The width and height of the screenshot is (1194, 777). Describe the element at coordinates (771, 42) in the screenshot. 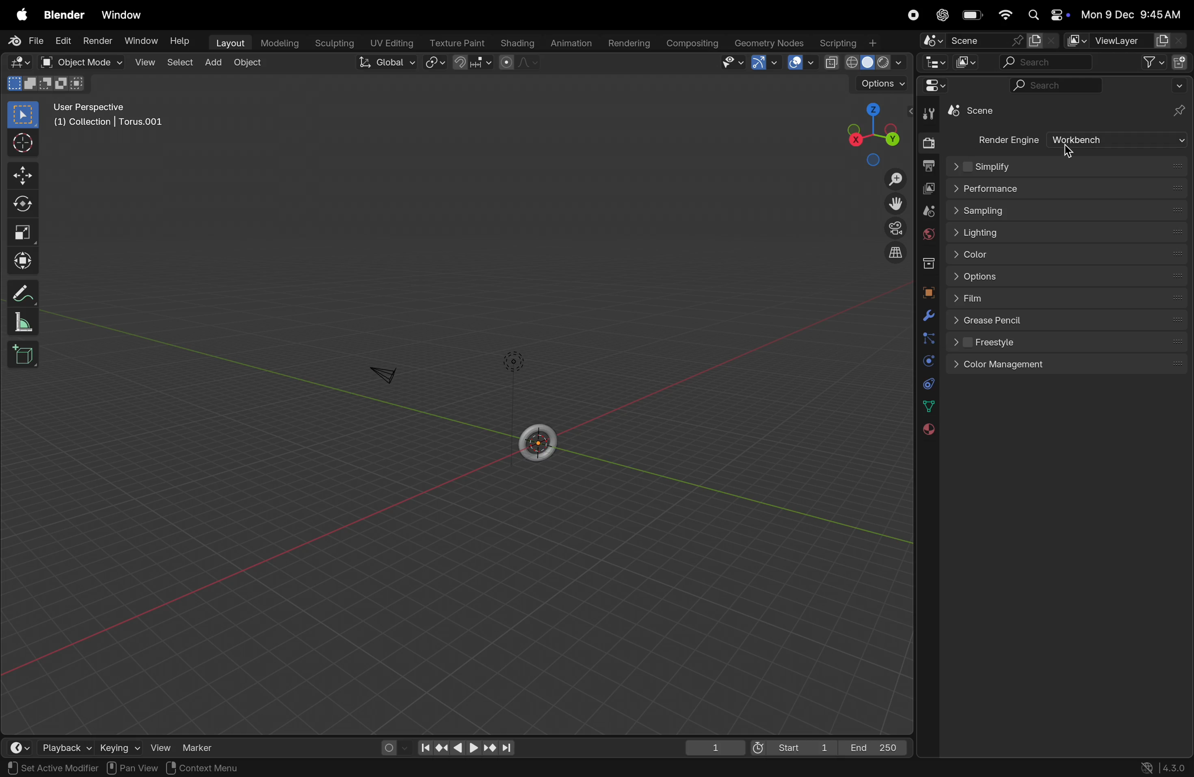

I see `Geomtery notes` at that location.